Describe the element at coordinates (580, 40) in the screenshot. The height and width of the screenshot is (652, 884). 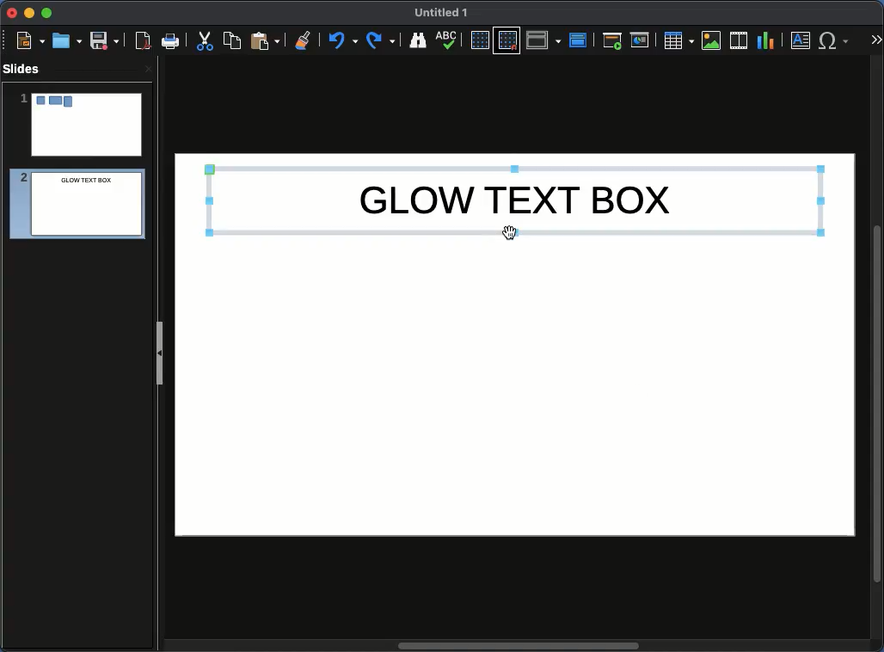
I see `Master slide` at that location.